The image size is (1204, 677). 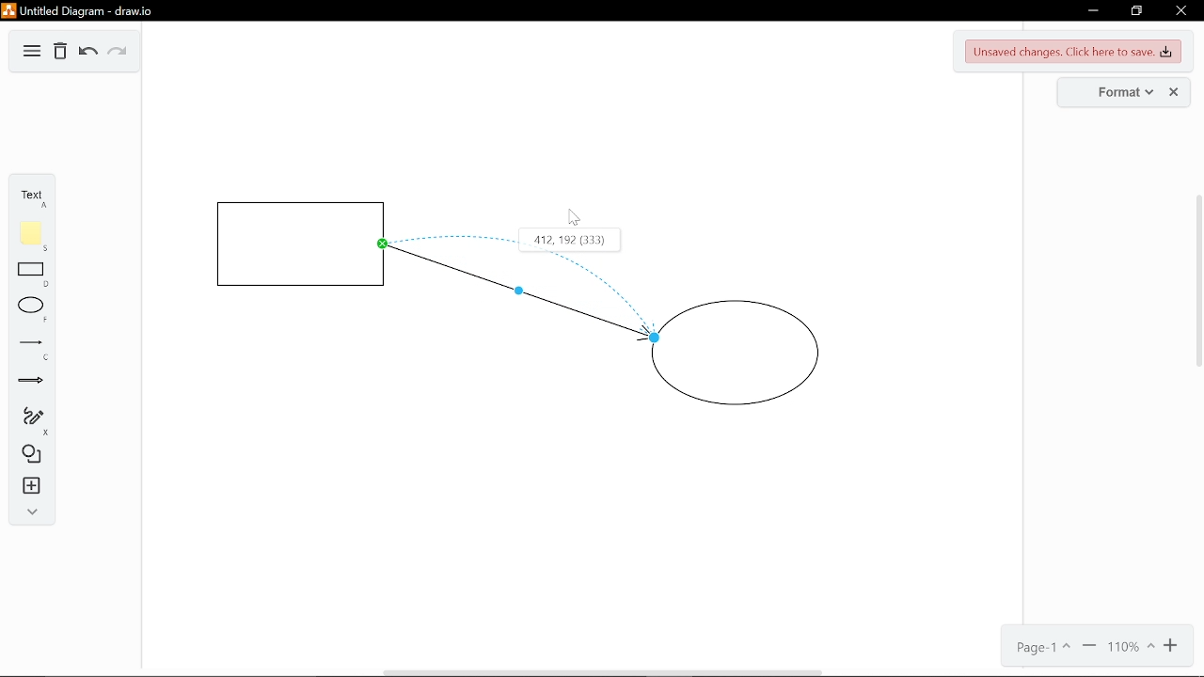 What do you see at coordinates (77, 9) in the screenshot?
I see `Untitled Diagram-draw.io` at bounding box center [77, 9].